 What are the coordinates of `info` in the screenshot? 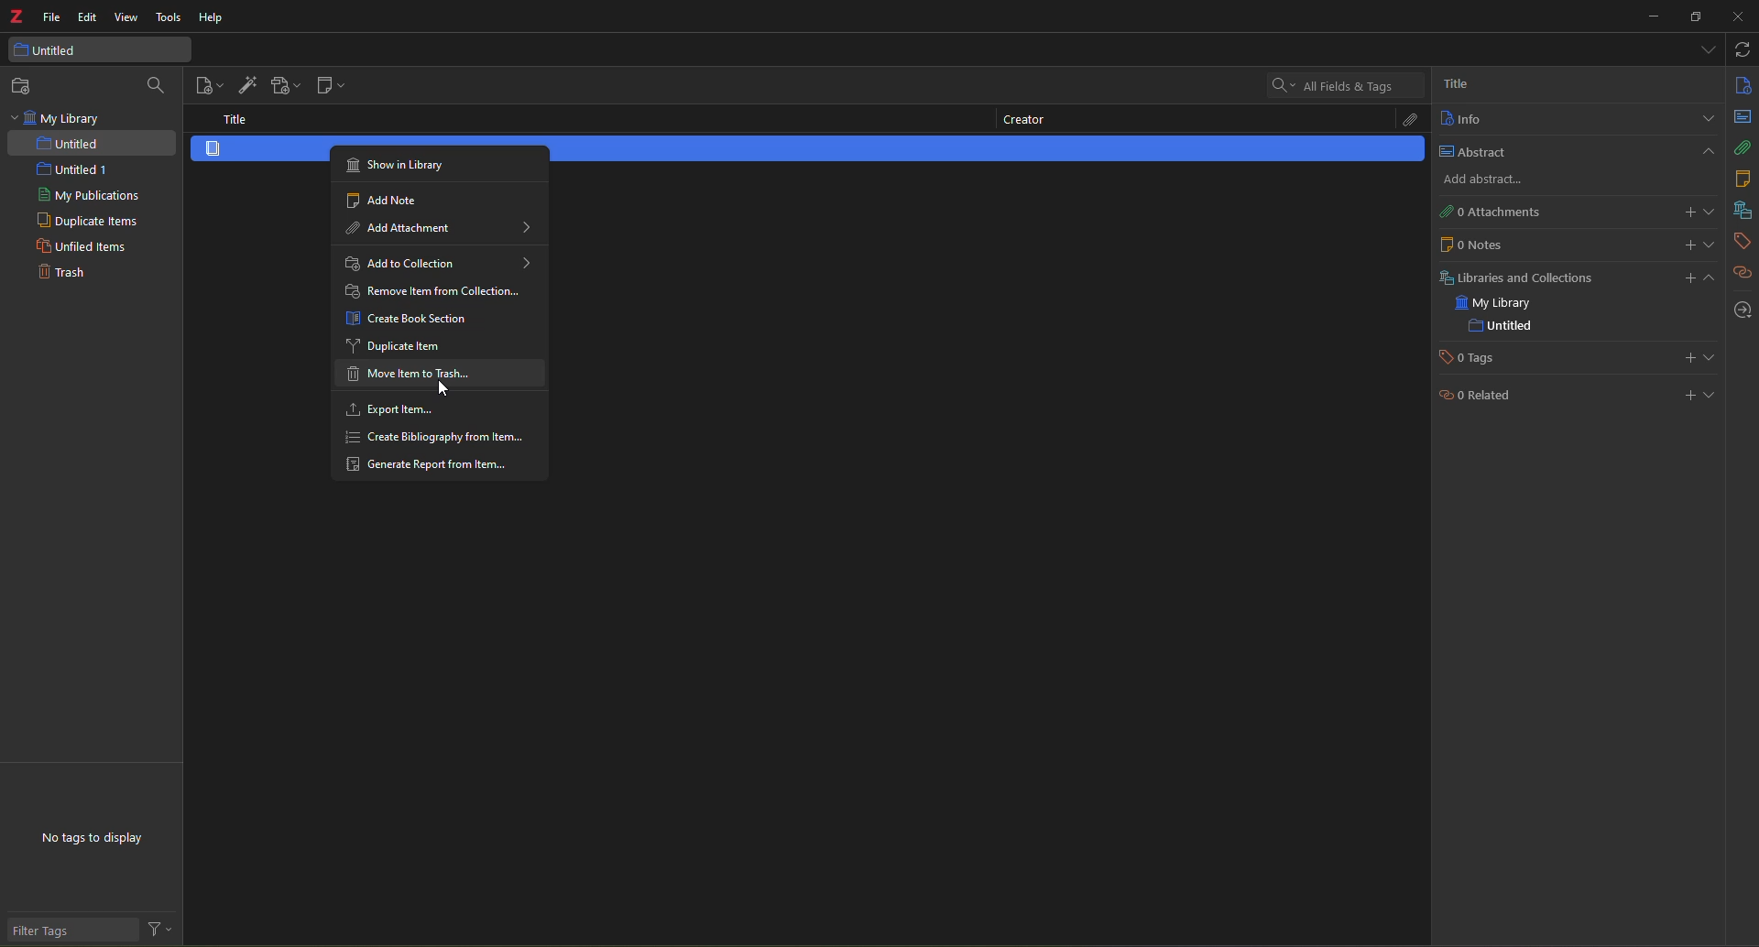 It's located at (1460, 119).